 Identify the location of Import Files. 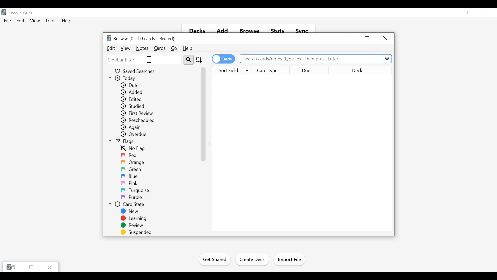
(289, 260).